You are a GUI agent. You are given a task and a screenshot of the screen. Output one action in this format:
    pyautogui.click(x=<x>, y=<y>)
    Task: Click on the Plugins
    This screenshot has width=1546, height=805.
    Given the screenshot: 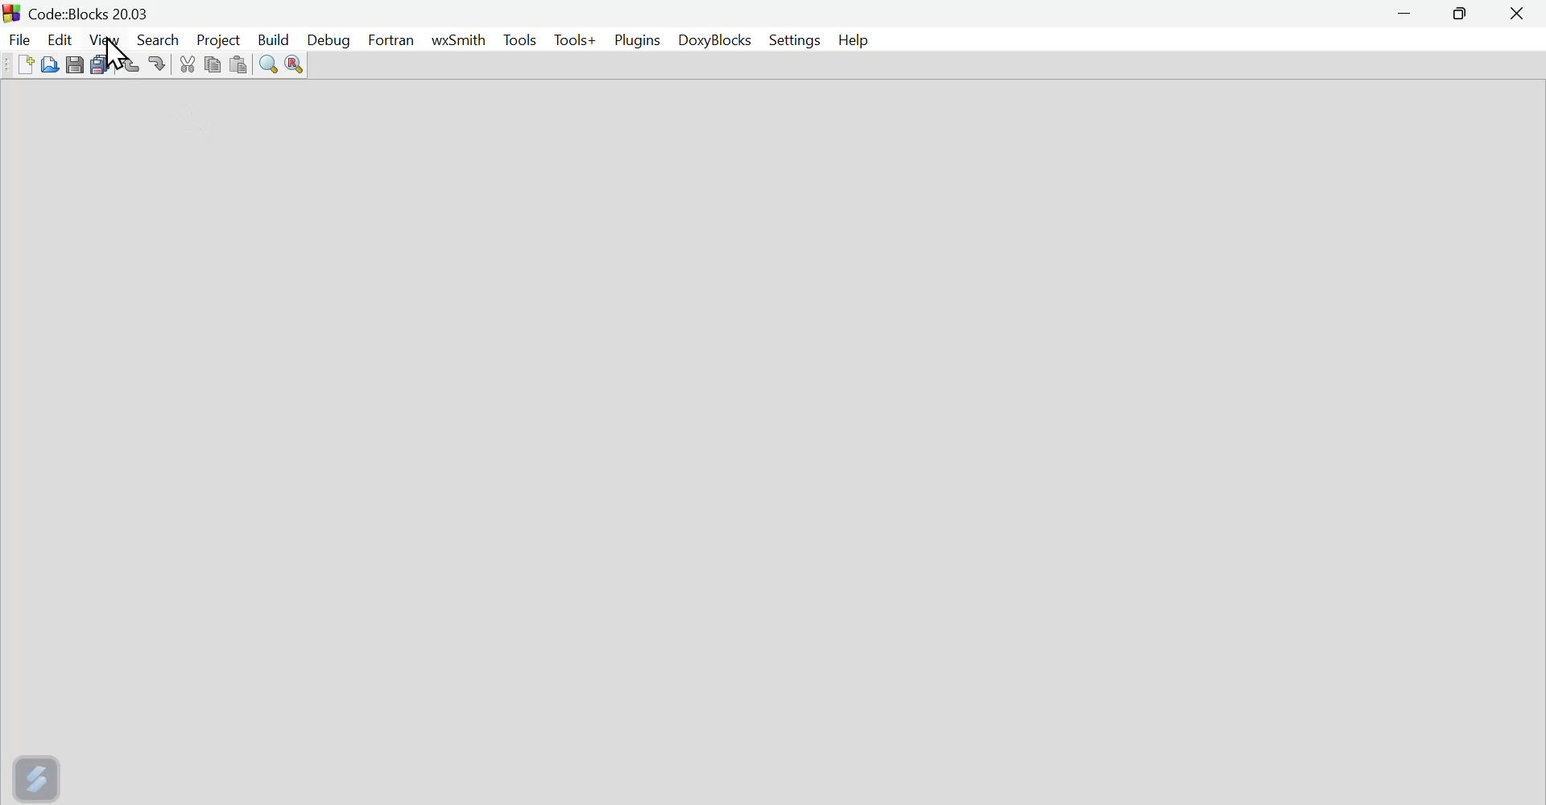 What is the action you would take?
    pyautogui.click(x=635, y=40)
    